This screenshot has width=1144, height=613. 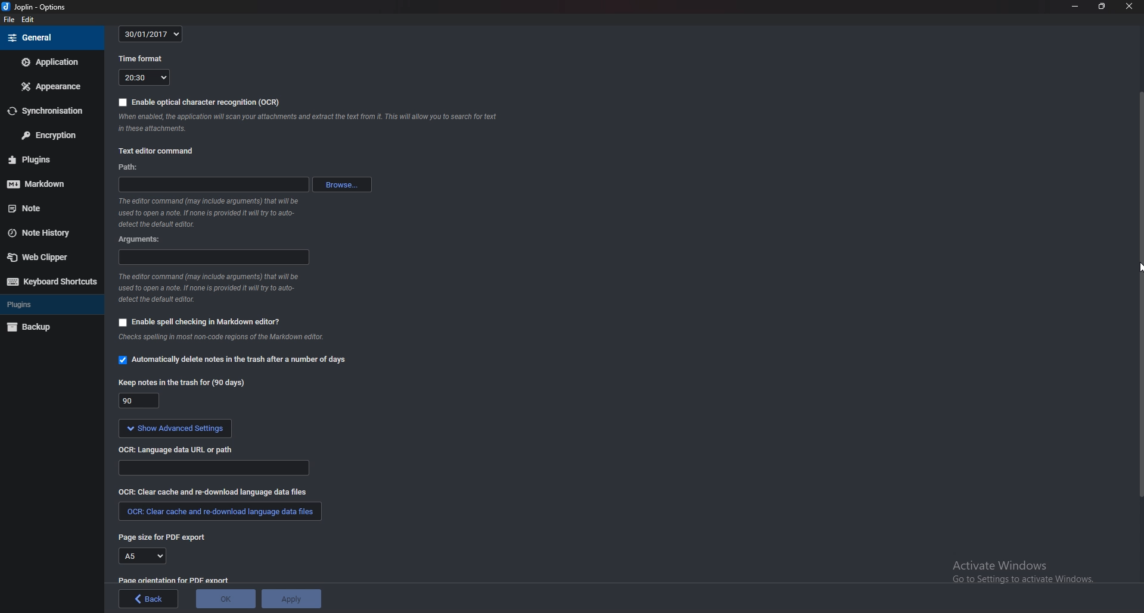 I want to click on Plugins, so click(x=50, y=304).